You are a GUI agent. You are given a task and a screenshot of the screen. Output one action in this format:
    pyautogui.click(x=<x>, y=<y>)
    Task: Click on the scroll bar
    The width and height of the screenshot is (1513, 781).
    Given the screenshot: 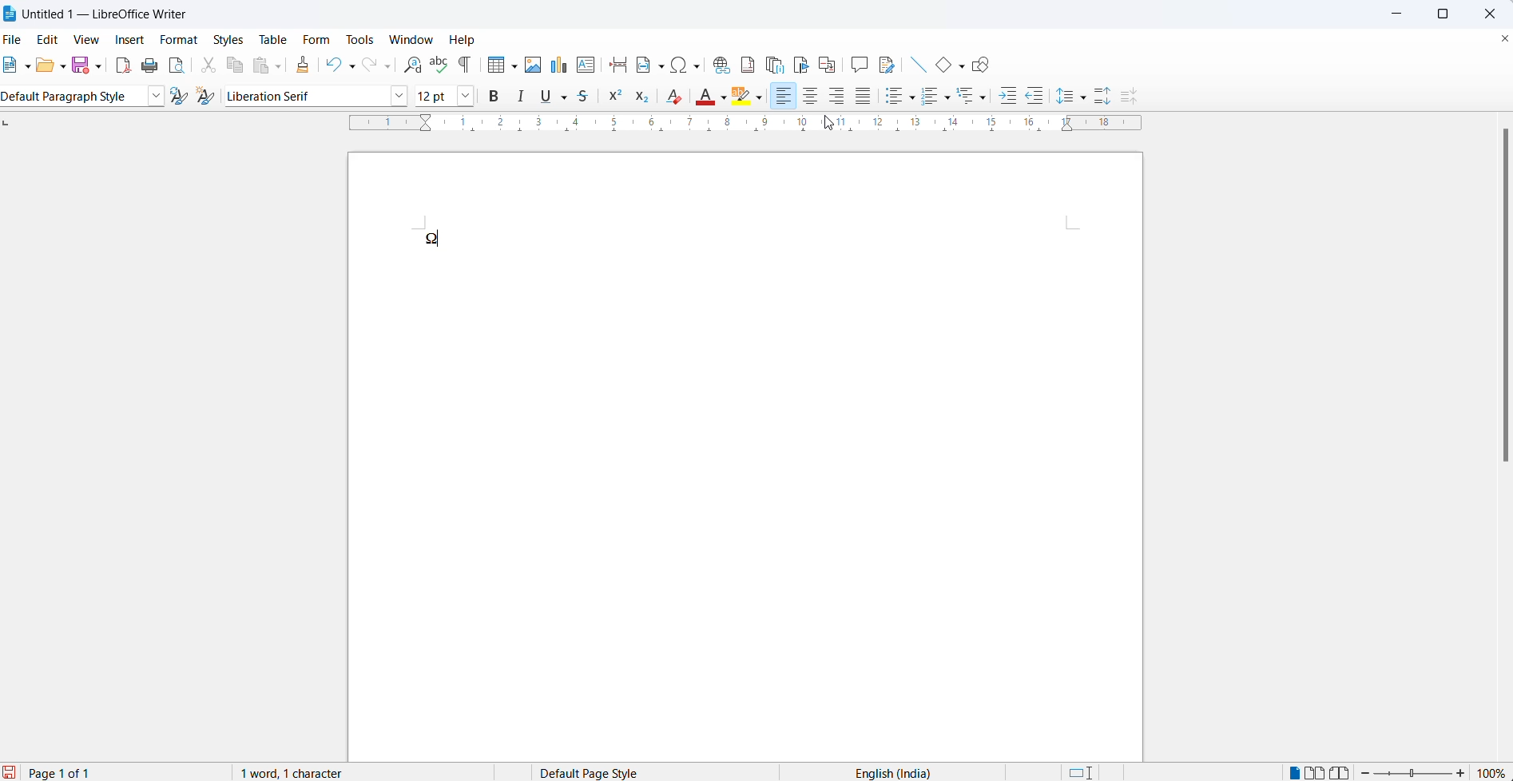 What is the action you would take?
    pyautogui.click(x=1503, y=301)
    